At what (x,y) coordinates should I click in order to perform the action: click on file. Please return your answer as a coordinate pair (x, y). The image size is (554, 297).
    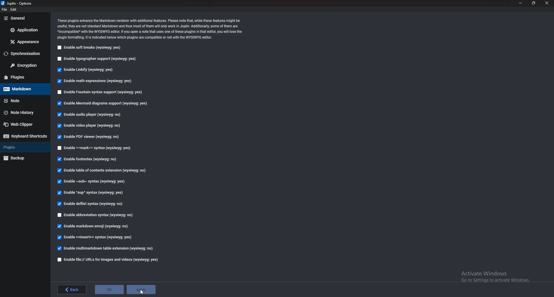
    Looking at the image, I should click on (4, 9).